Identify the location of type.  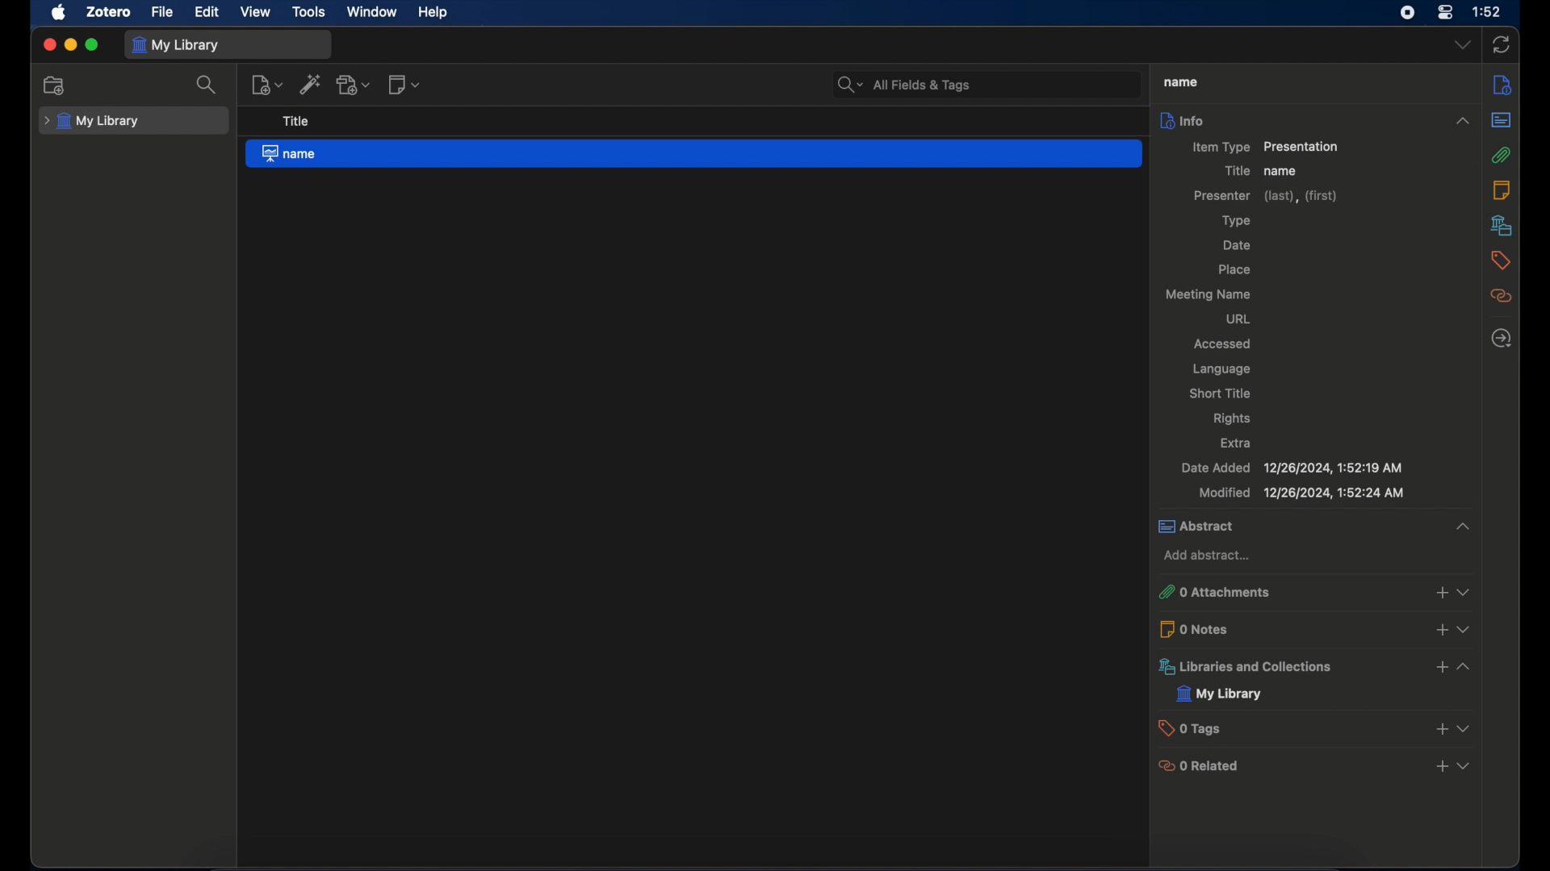
(1236, 221).